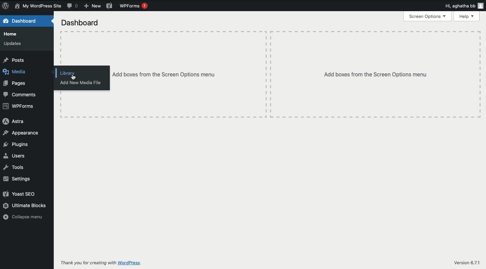  What do you see at coordinates (80, 22) in the screenshot?
I see `Dashboard` at bounding box center [80, 22].